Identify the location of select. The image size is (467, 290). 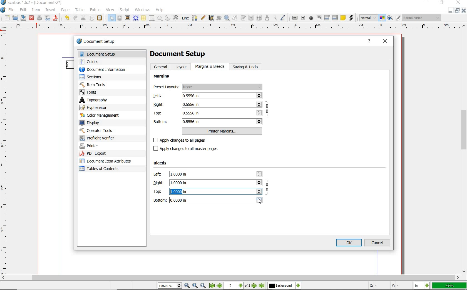
(112, 19).